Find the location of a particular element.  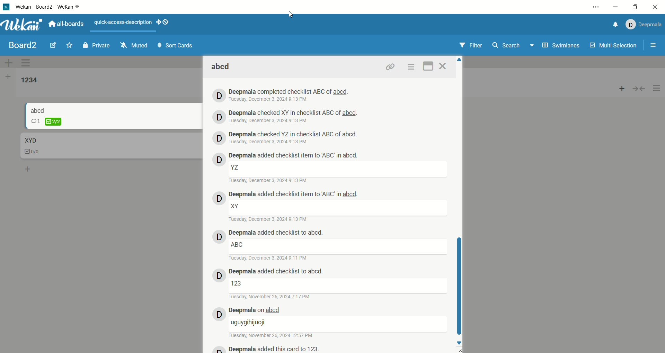

date and time is located at coordinates (270, 99).